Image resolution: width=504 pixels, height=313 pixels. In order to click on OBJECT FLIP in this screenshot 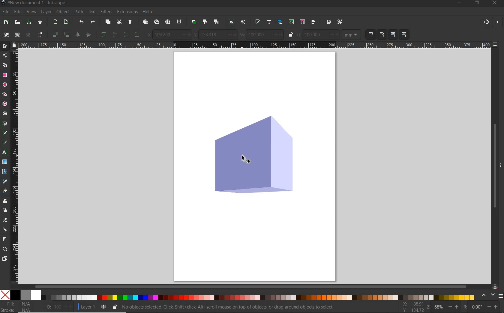, I will do `click(88, 35)`.